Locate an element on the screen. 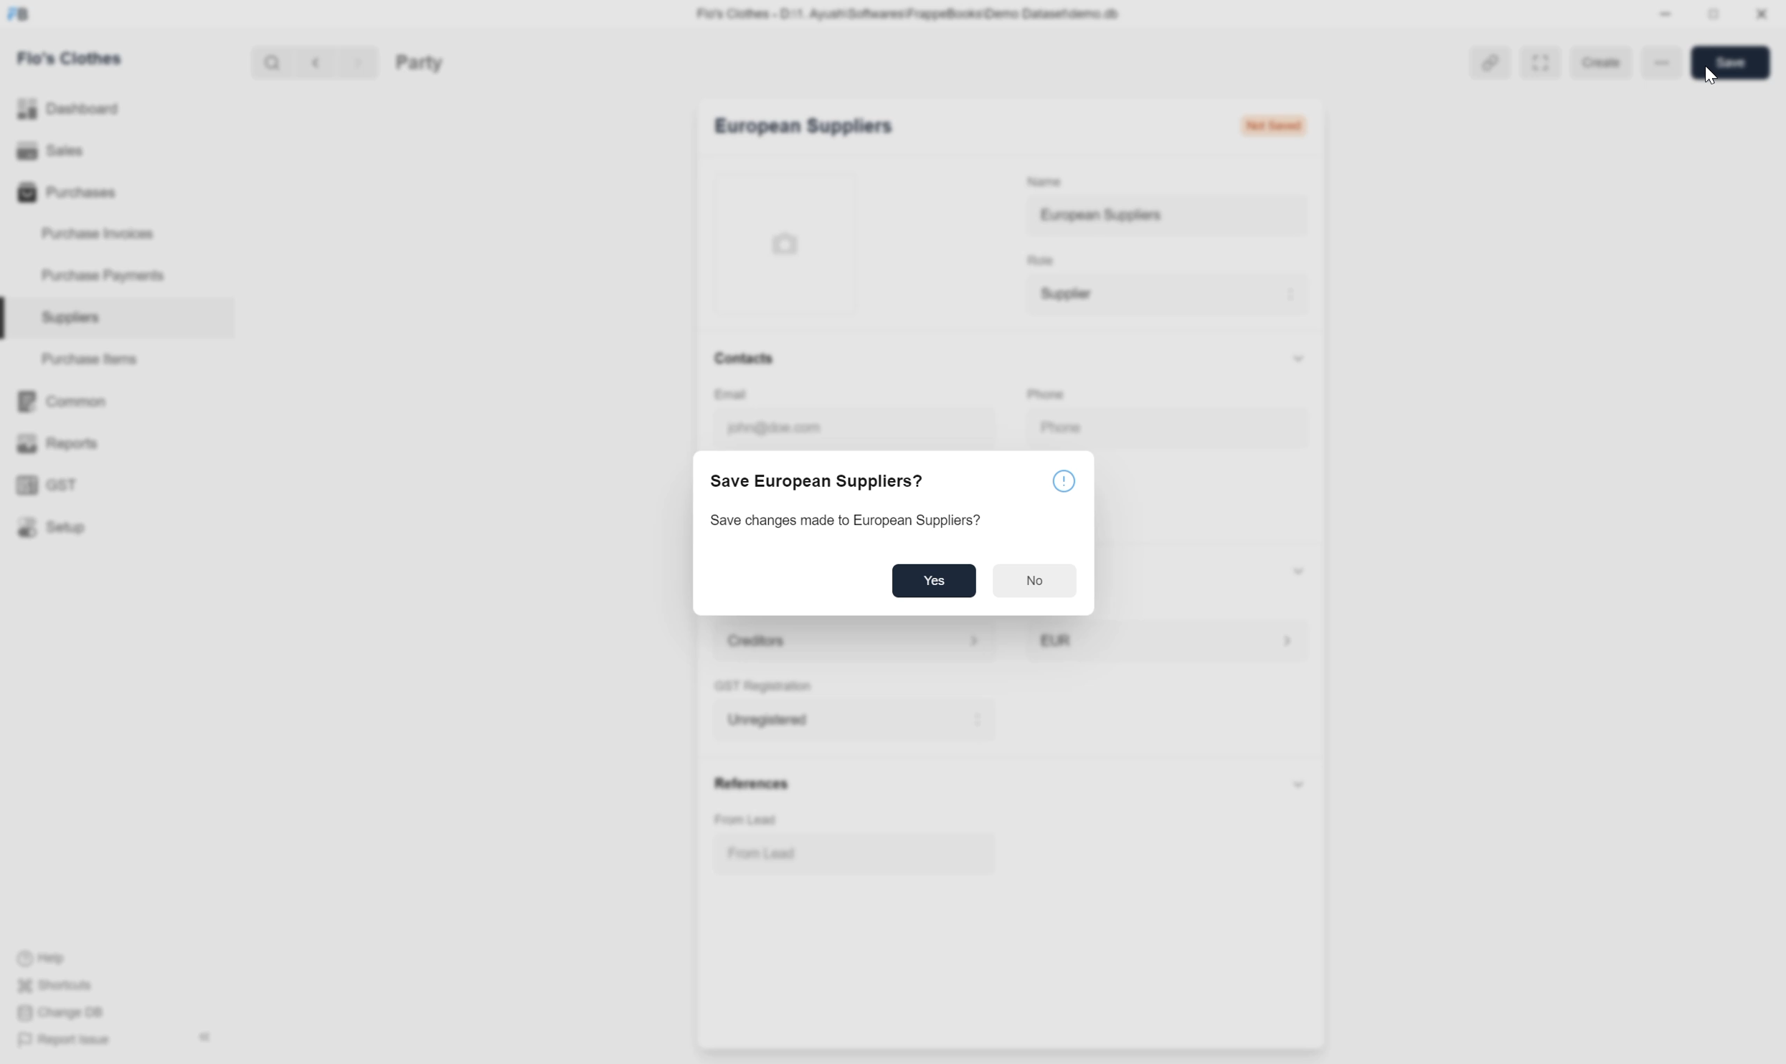  Unregistered is located at coordinates (765, 718).